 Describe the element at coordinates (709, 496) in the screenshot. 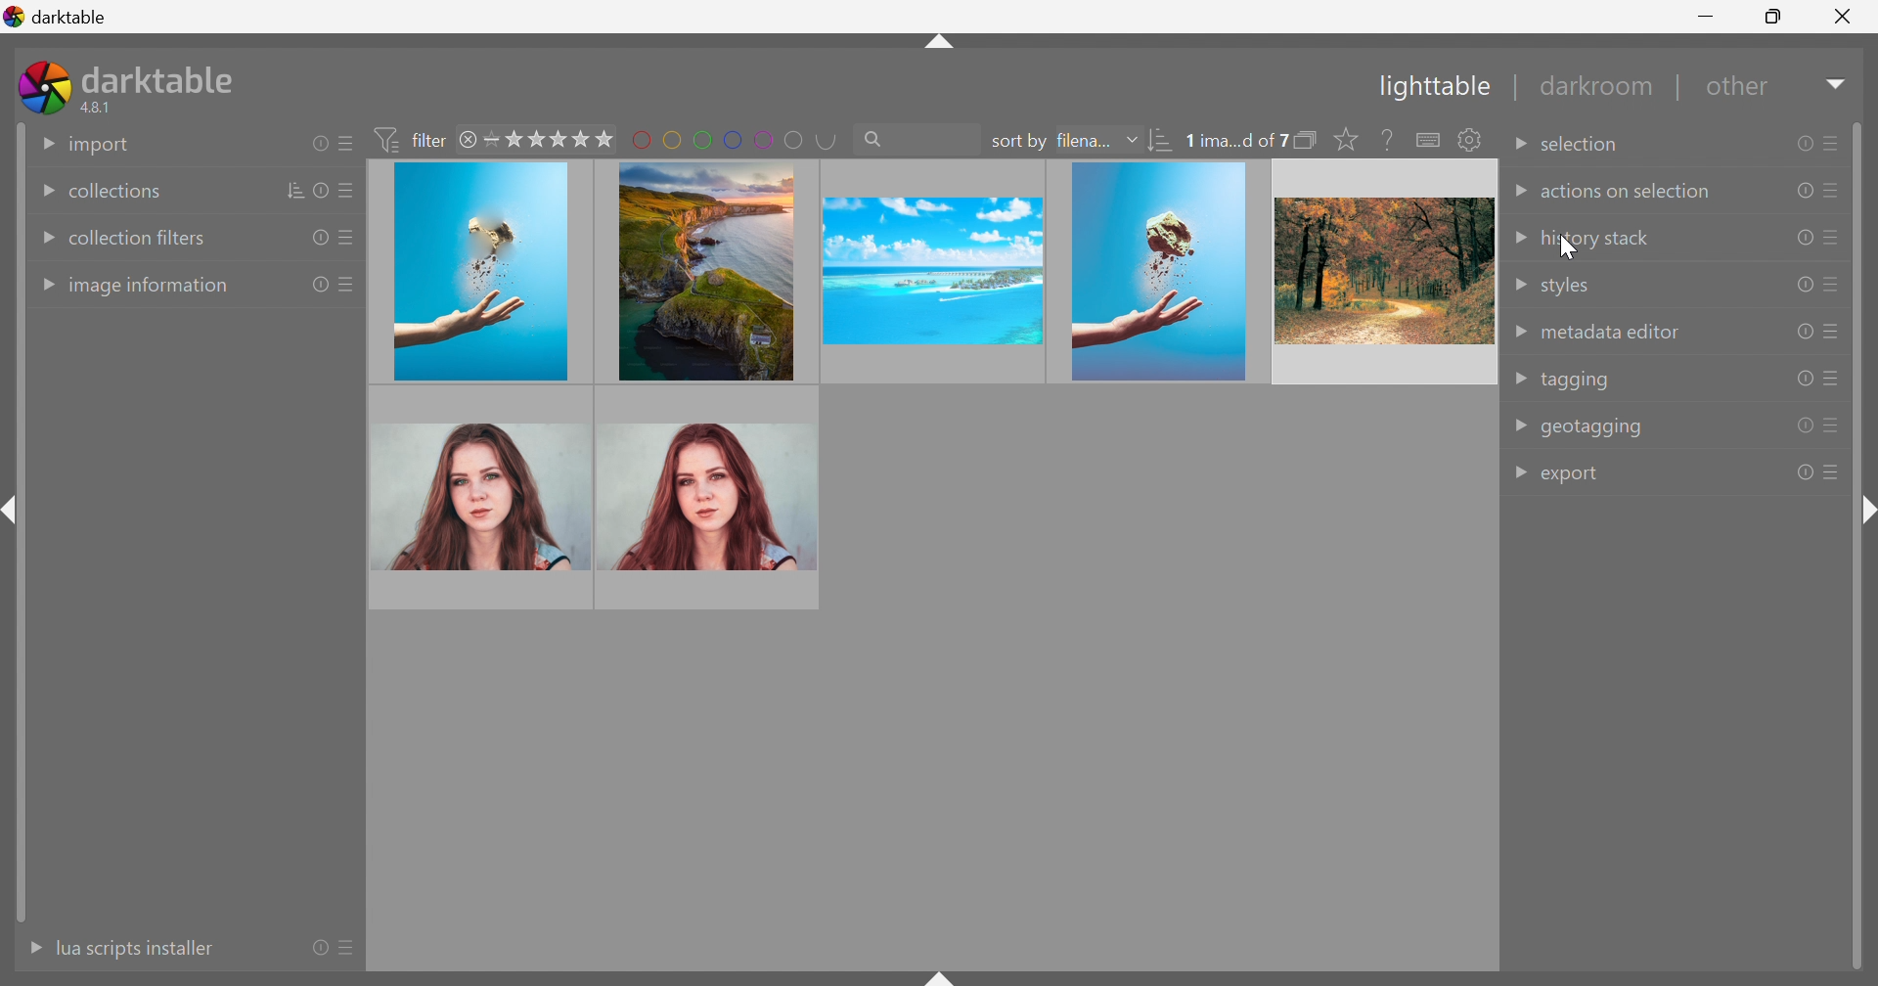

I see `image` at that location.